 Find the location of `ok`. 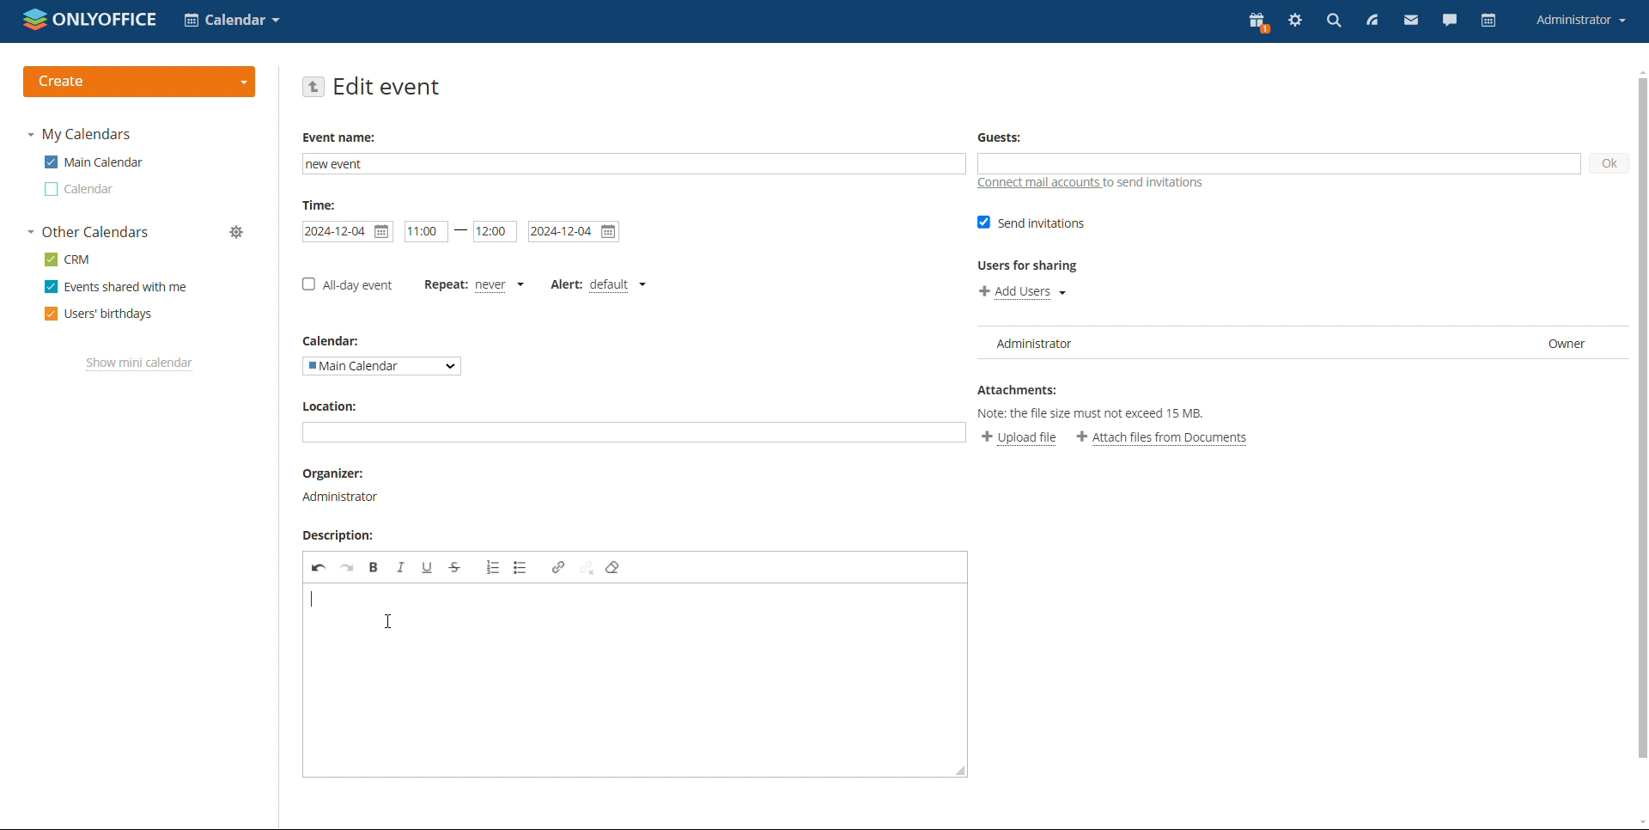

ok is located at coordinates (1610, 163).